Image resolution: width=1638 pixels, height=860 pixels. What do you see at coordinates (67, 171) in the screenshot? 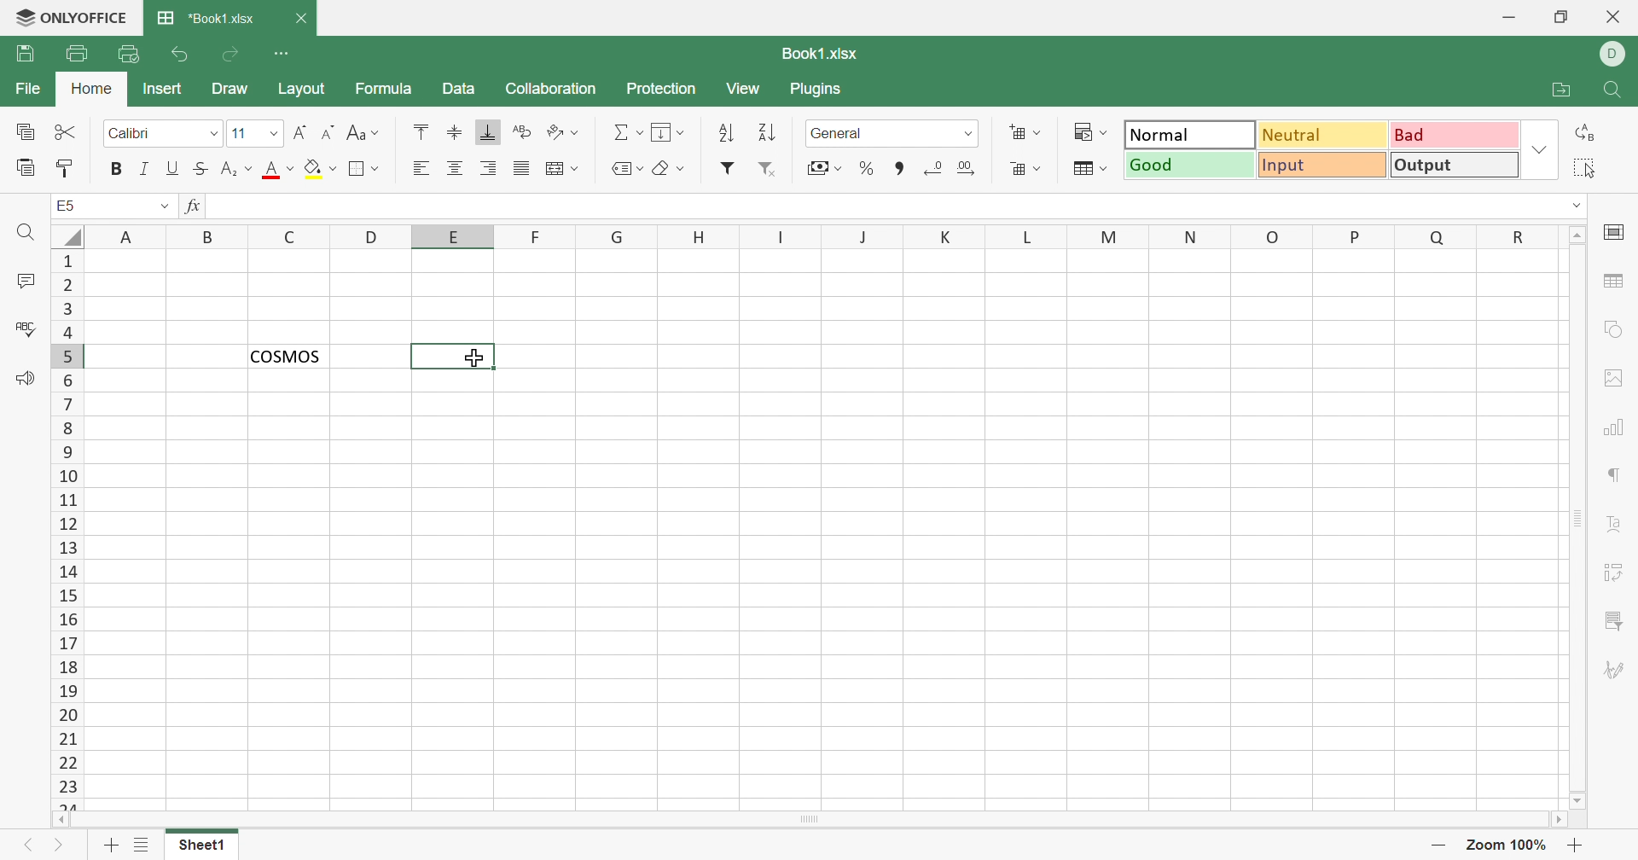
I see `Copy style` at bounding box center [67, 171].